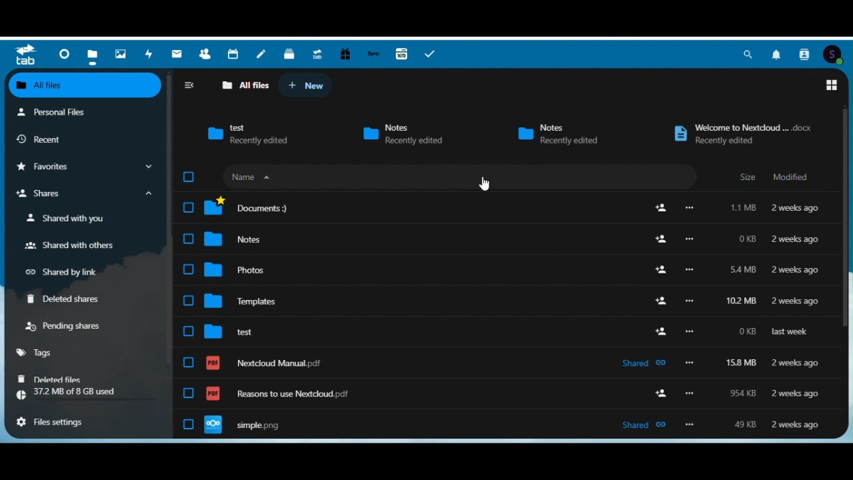  I want to click on Personal files, so click(60, 111).